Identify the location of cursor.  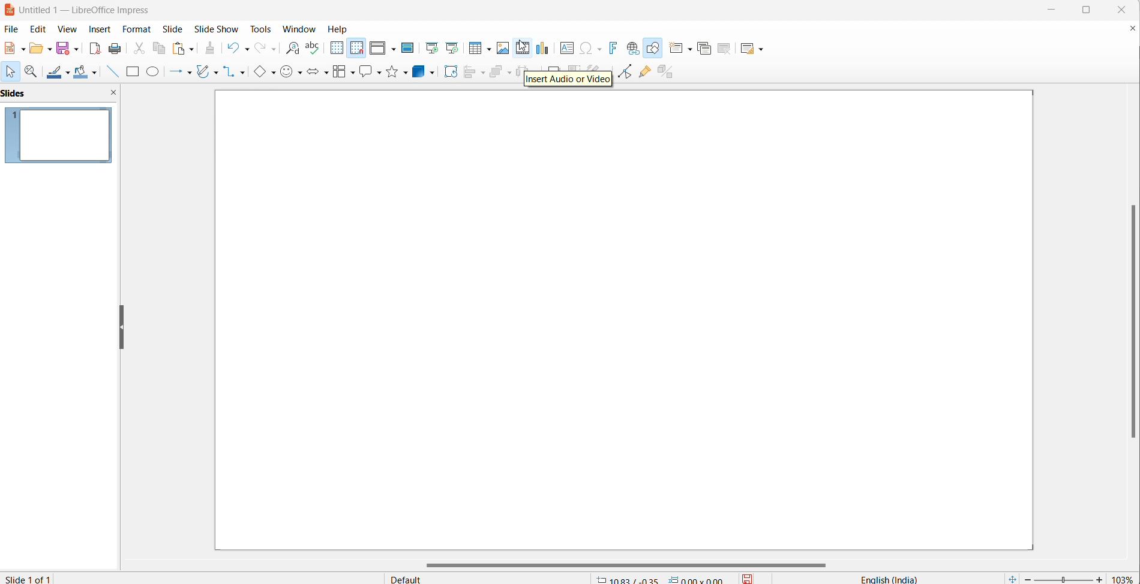
(522, 47).